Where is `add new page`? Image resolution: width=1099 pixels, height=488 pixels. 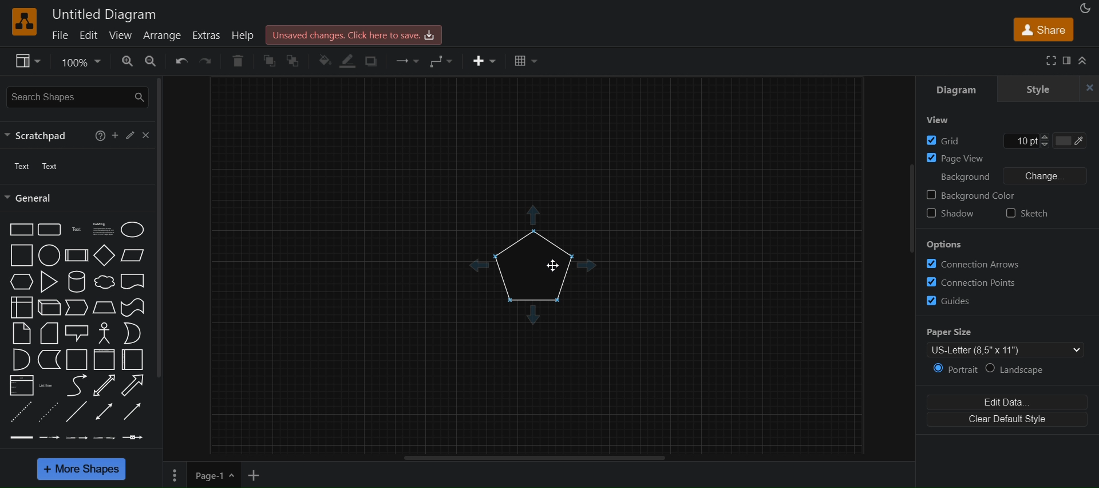 add new page is located at coordinates (254, 475).